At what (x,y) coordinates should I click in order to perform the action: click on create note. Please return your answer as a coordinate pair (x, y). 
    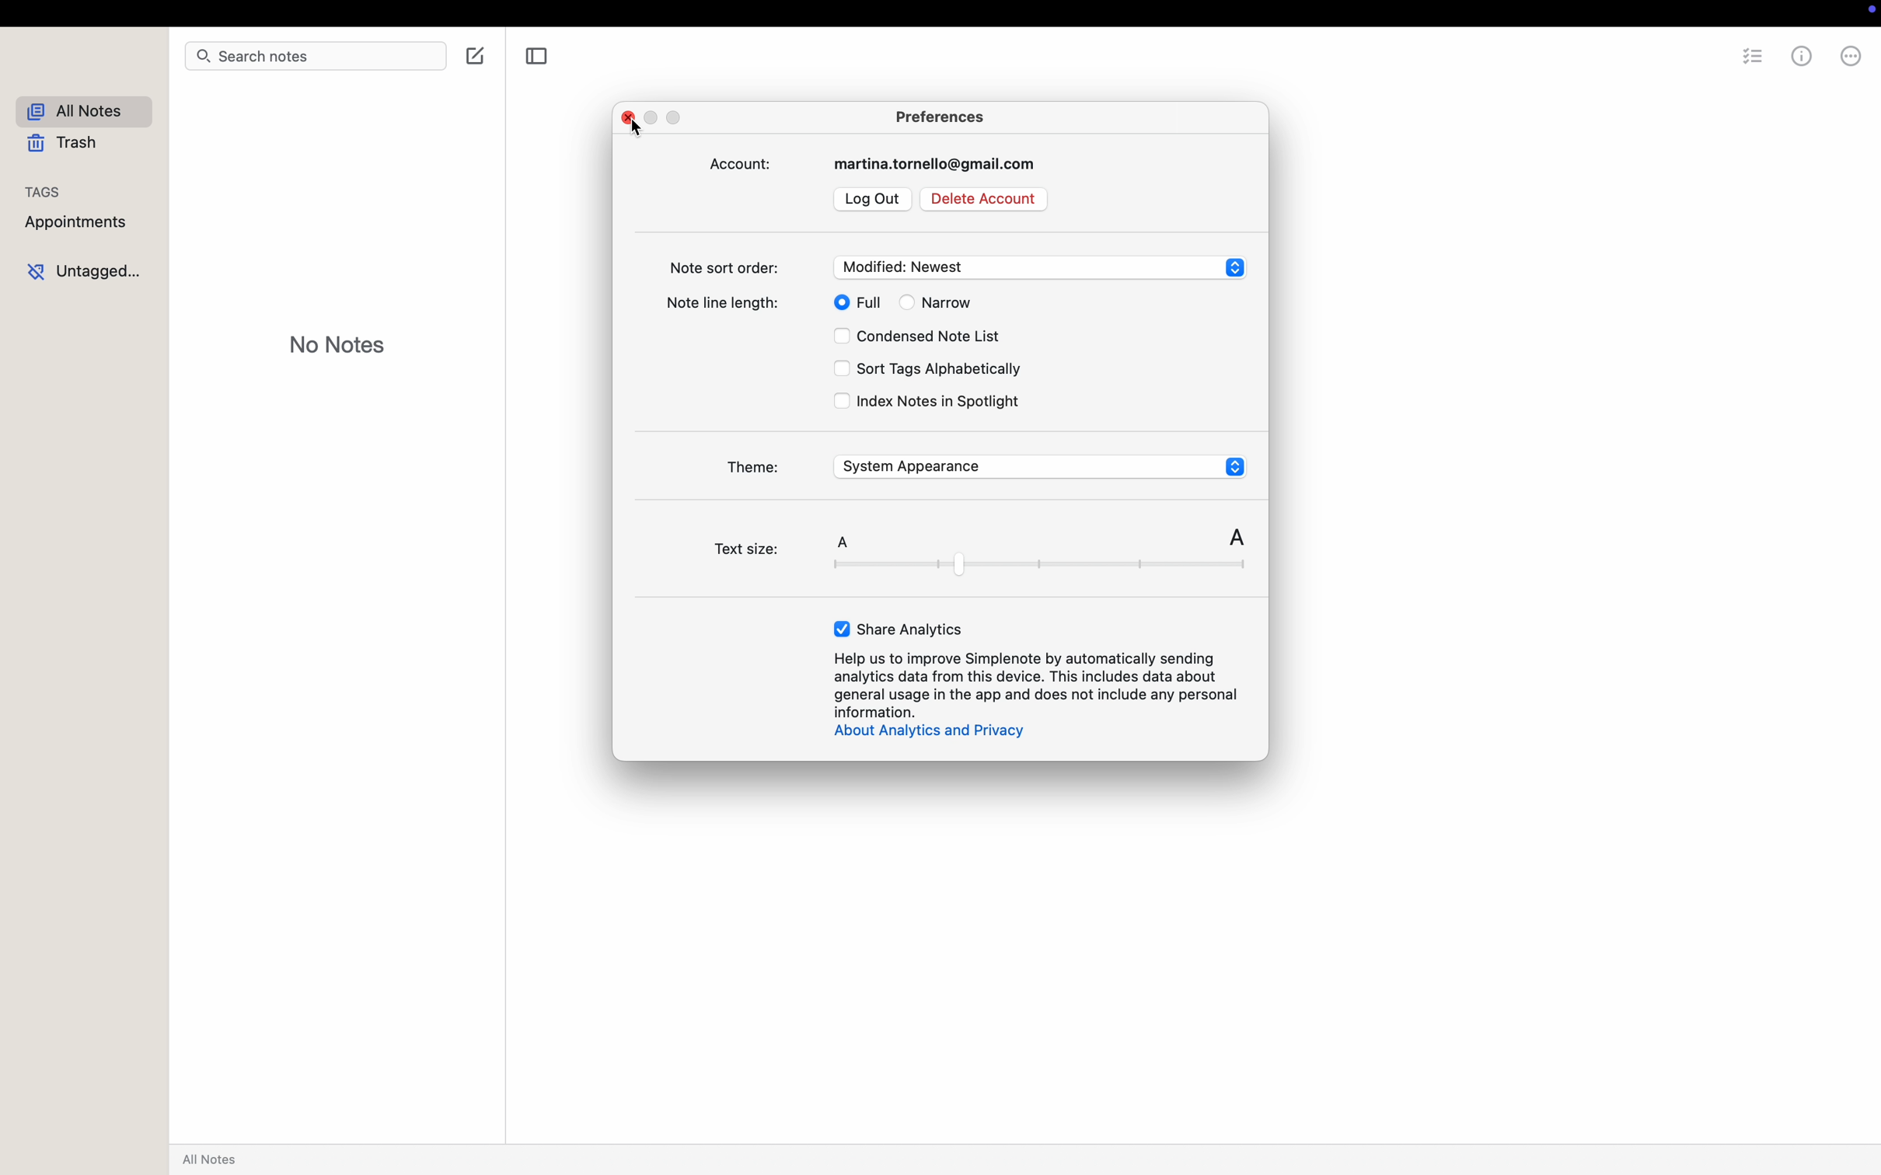
    Looking at the image, I should click on (476, 59).